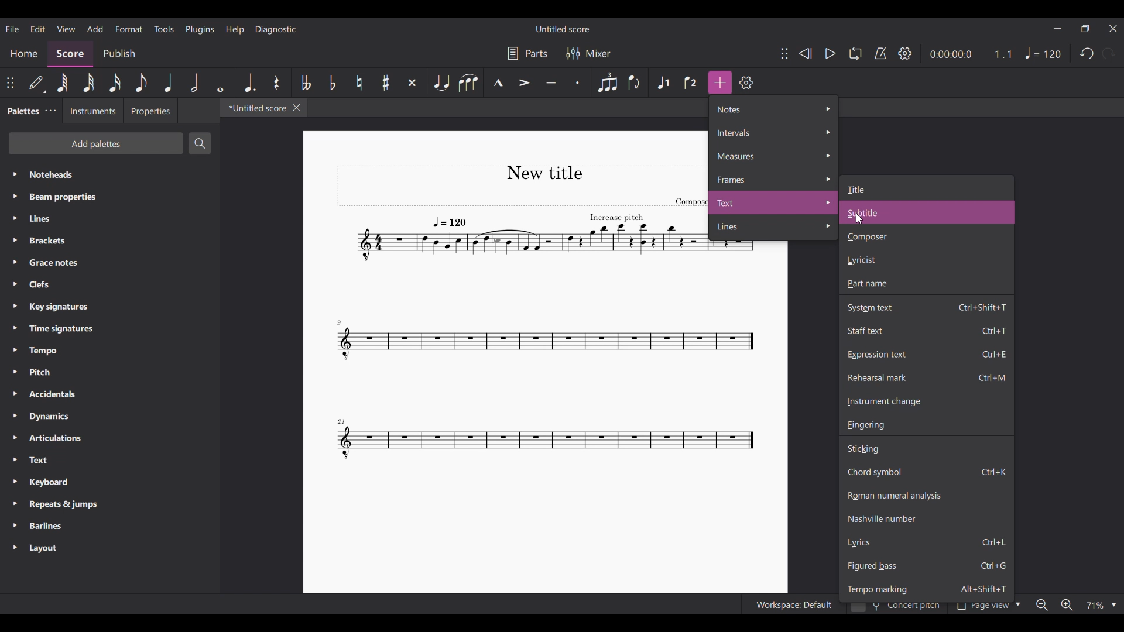 This screenshot has width=1124, height=632. I want to click on Clefs, so click(109, 284).